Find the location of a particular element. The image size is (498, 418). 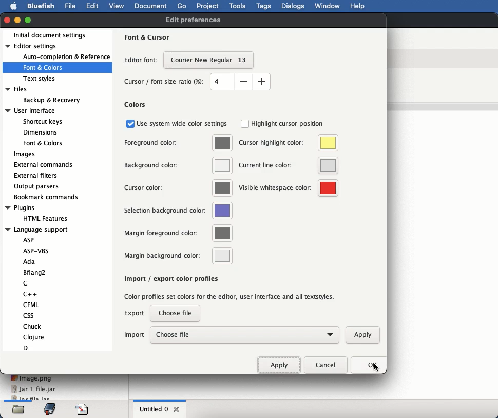

cancel is located at coordinates (324, 365).